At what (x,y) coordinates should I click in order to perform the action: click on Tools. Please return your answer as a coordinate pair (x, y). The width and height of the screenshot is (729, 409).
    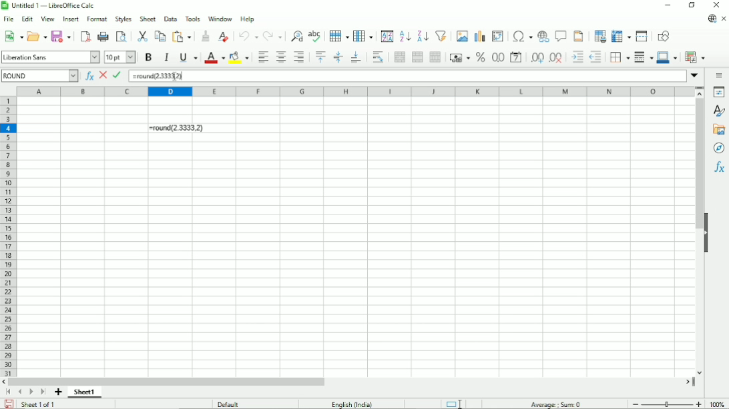
    Looking at the image, I should click on (193, 19).